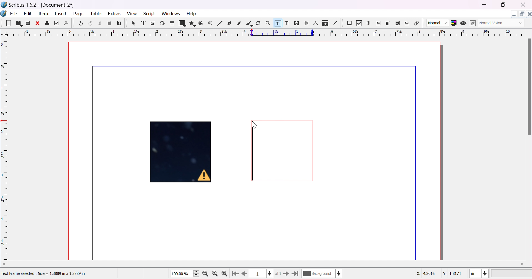  Describe the element at coordinates (288, 23) in the screenshot. I see `edit text with story editor` at that location.